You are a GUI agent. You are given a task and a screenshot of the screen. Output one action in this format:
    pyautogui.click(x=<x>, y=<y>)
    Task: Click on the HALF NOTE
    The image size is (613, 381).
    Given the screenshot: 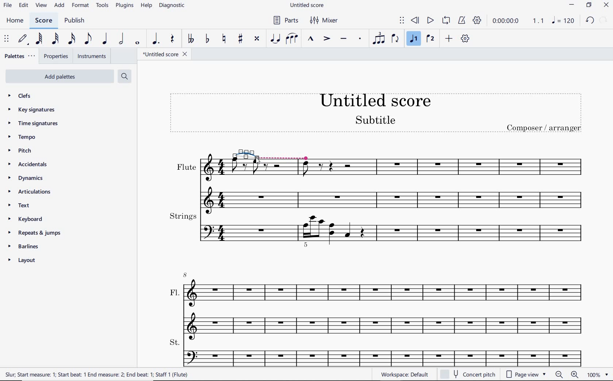 What is the action you would take?
    pyautogui.click(x=123, y=39)
    